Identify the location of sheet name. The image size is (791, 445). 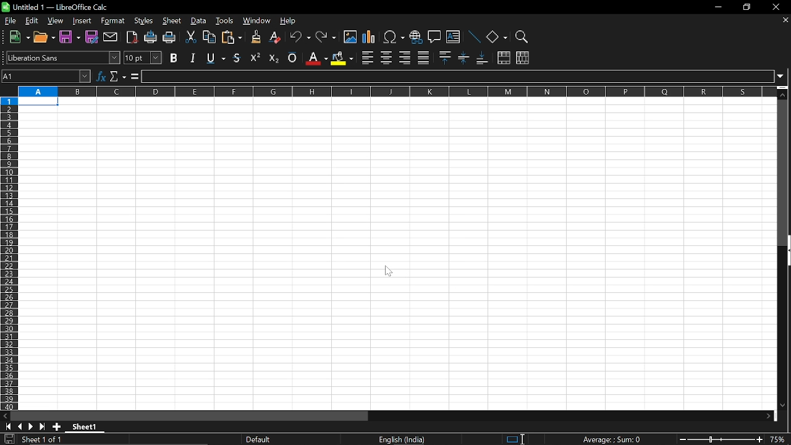
(88, 426).